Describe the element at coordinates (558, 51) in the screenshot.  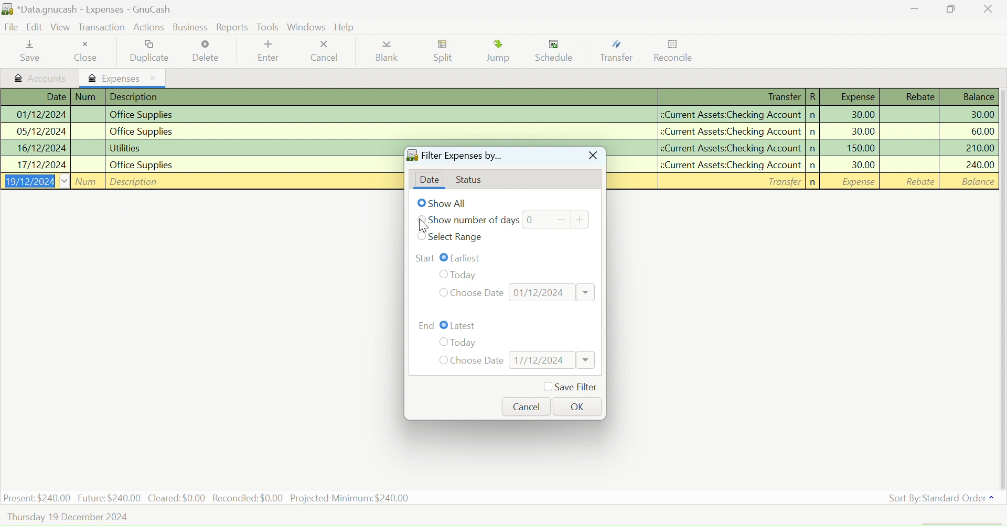
I see `Schedule` at that location.